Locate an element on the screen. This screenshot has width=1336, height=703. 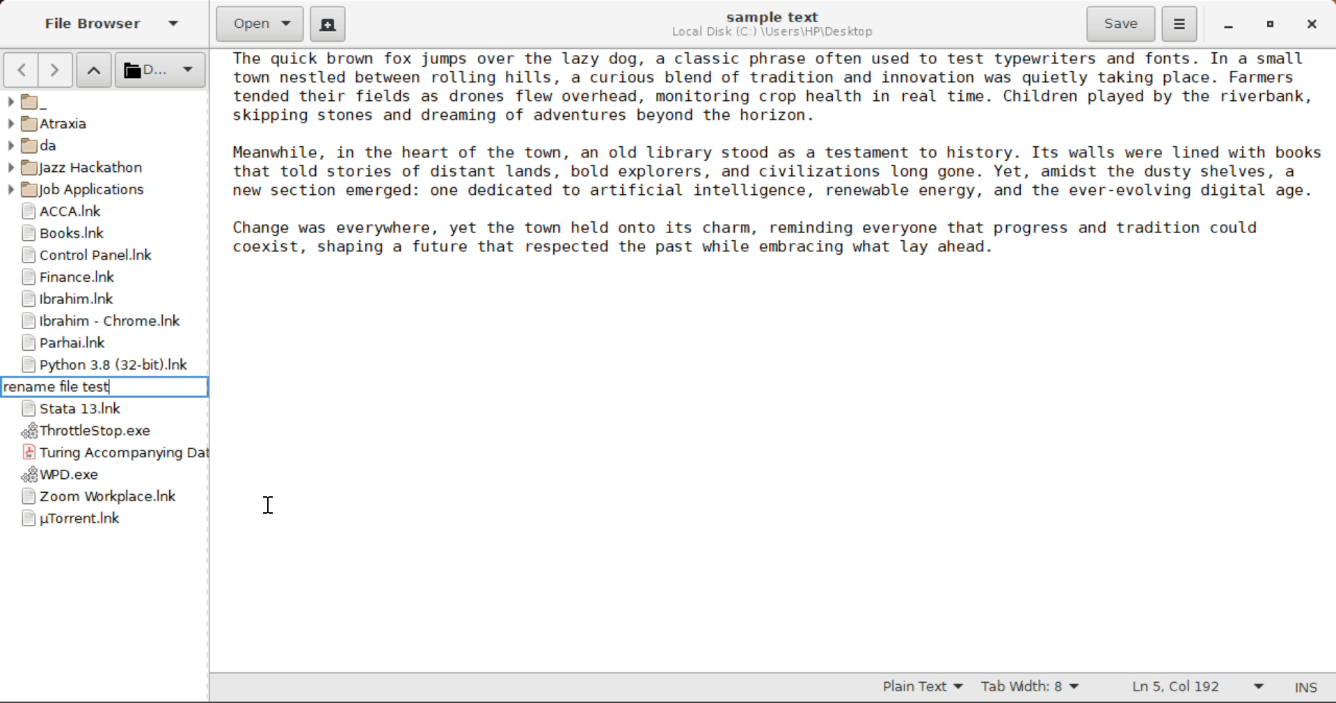
Input Mode is located at coordinates (1312, 688).